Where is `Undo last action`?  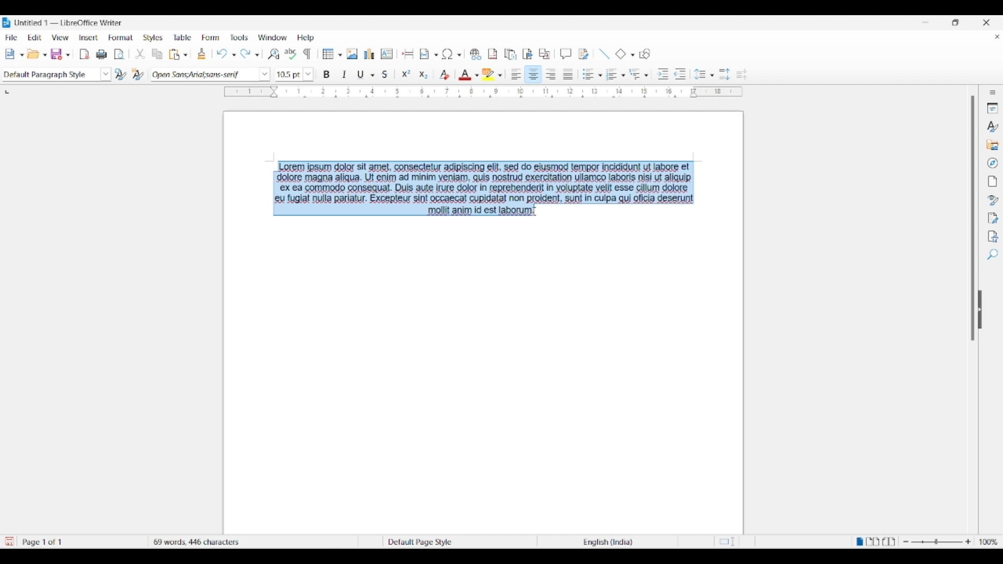 Undo last action is located at coordinates (222, 54).